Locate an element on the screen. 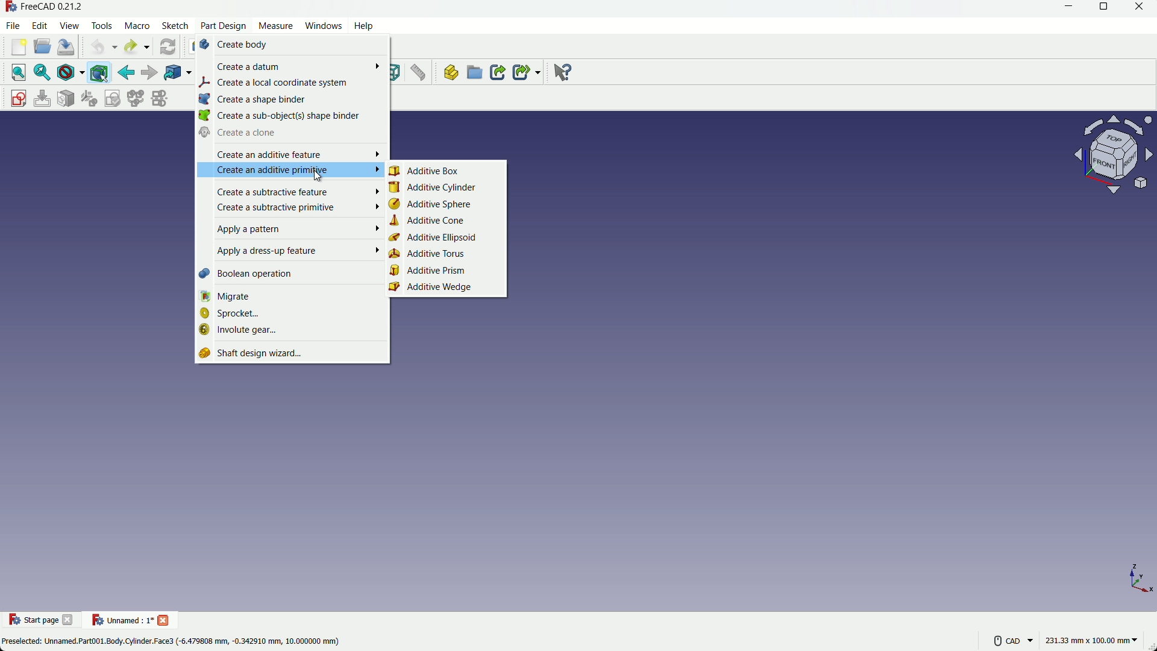 Image resolution: width=1157 pixels, height=651 pixels. create a subtractive primitive is located at coordinates (294, 208).